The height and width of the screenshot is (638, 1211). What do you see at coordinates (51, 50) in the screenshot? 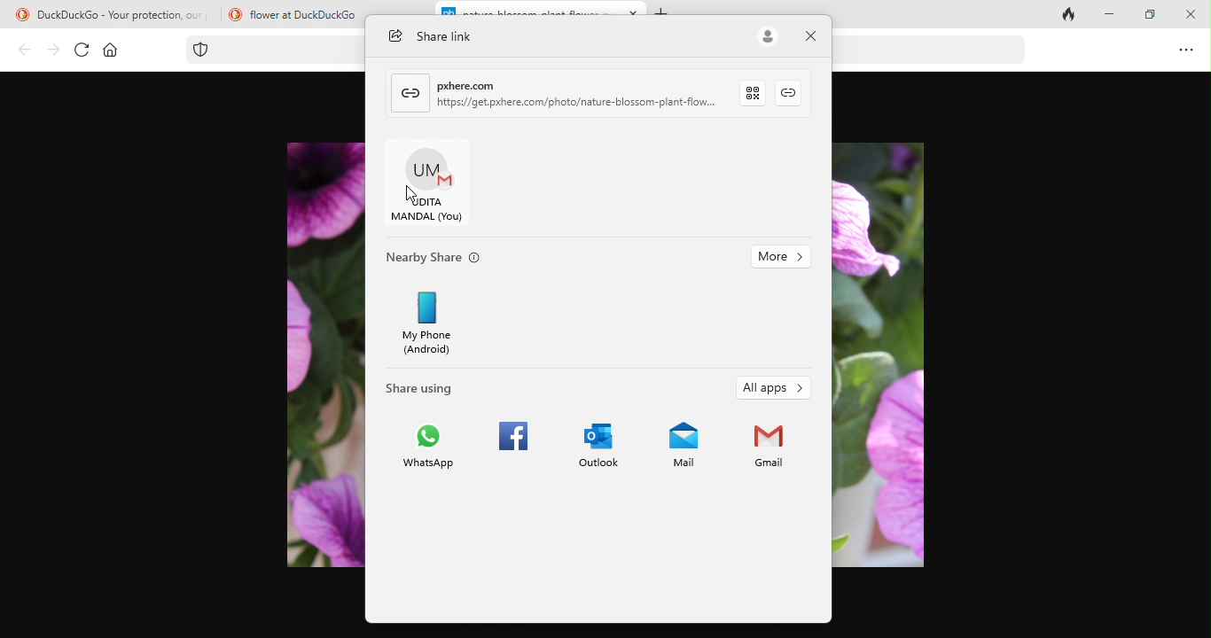
I see `forward` at bounding box center [51, 50].